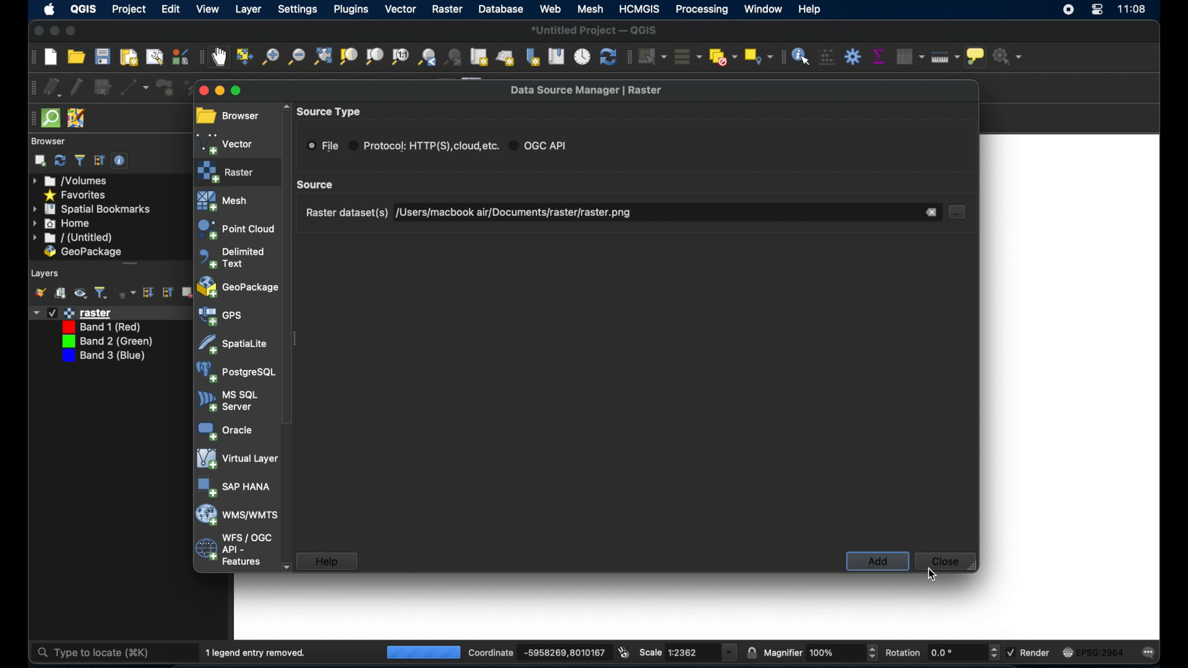 The height and width of the screenshot is (668, 1188). What do you see at coordinates (588, 90) in the screenshot?
I see `data source manager raster` at bounding box center [588, 90].